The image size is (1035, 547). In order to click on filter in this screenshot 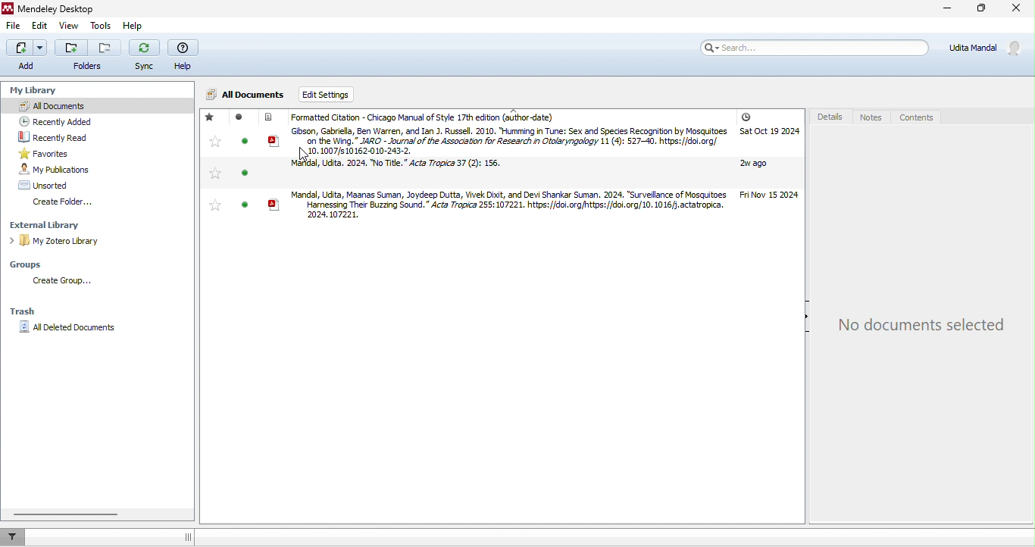, I will do `click(17, 537)`.